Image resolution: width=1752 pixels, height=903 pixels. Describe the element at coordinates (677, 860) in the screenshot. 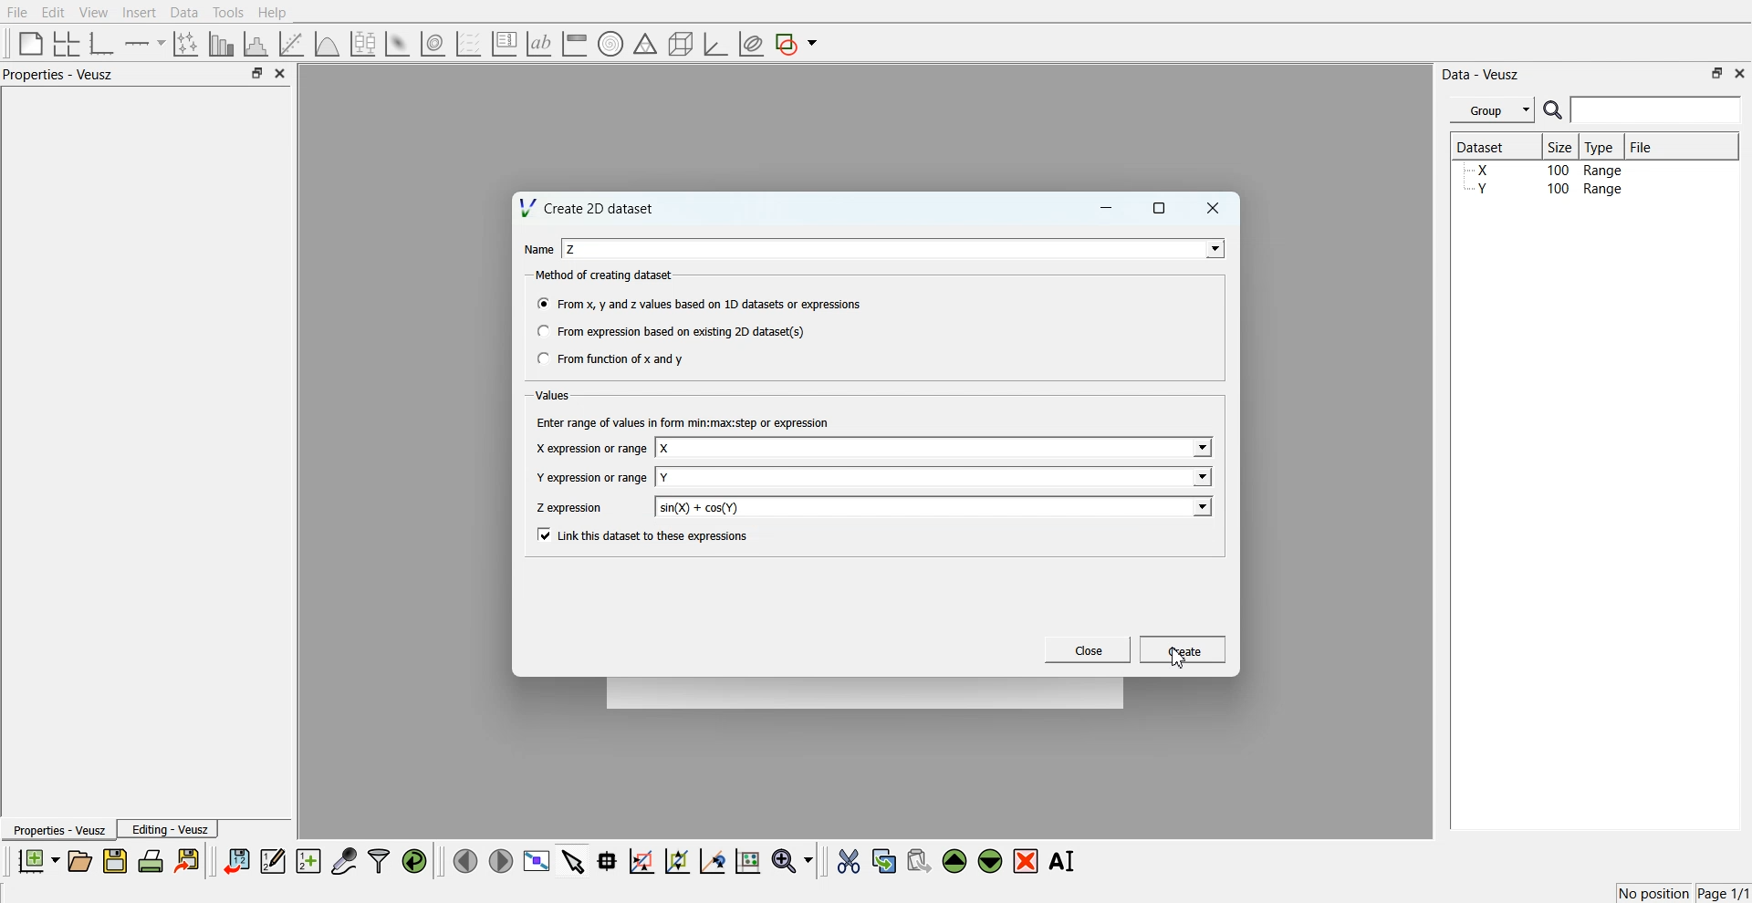

I see `Zoom out of the graph axes` at that location.